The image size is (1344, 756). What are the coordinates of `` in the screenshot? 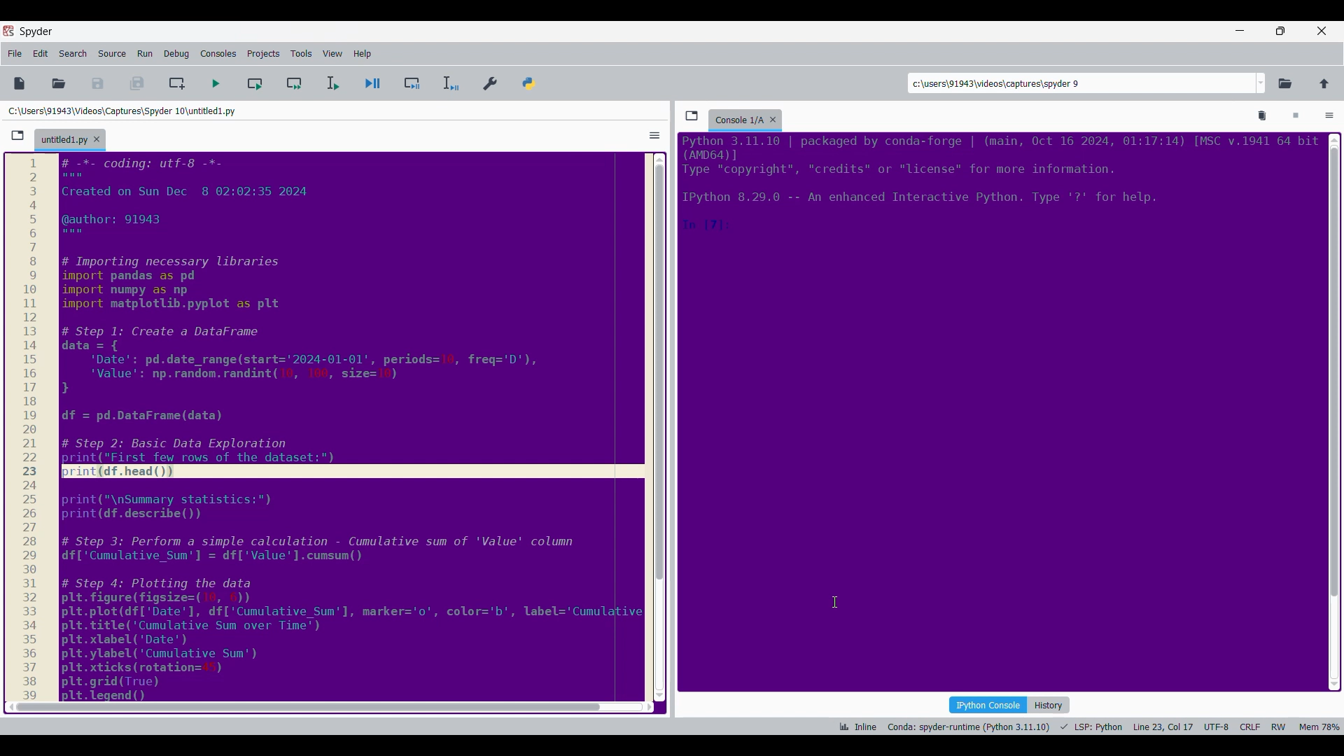 It's located at (304, 706).